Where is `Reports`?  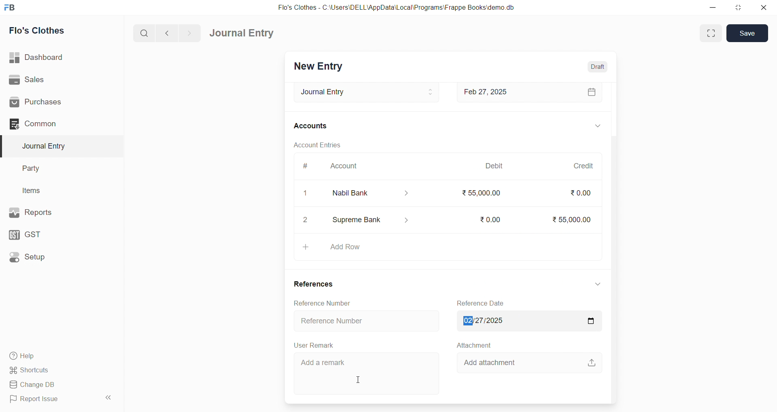
Reports is located at coordinates (48, 212).